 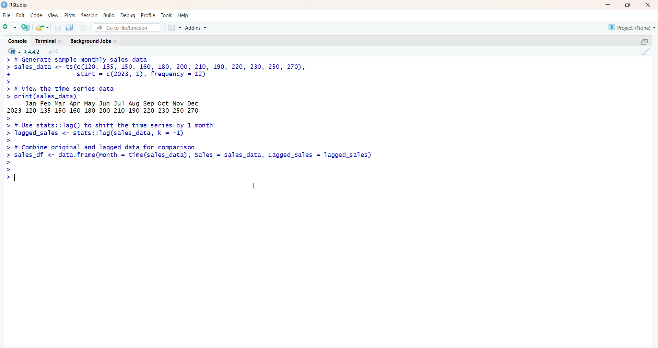 I want to click on addins, so click(x=197, y=27).